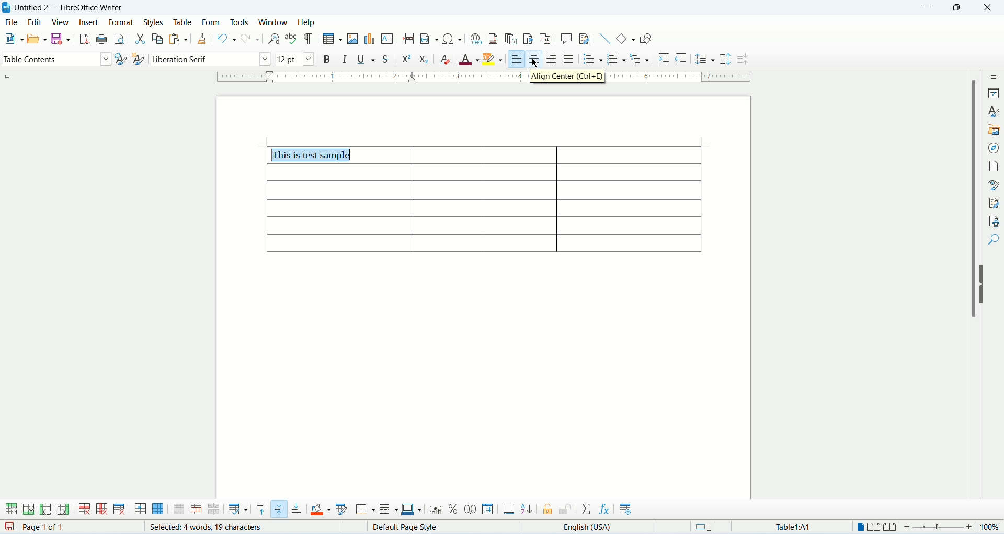  What do you see at coordinates (455, 509) in the screenshot?
I see `percent format` at bounding box center [455, 509].